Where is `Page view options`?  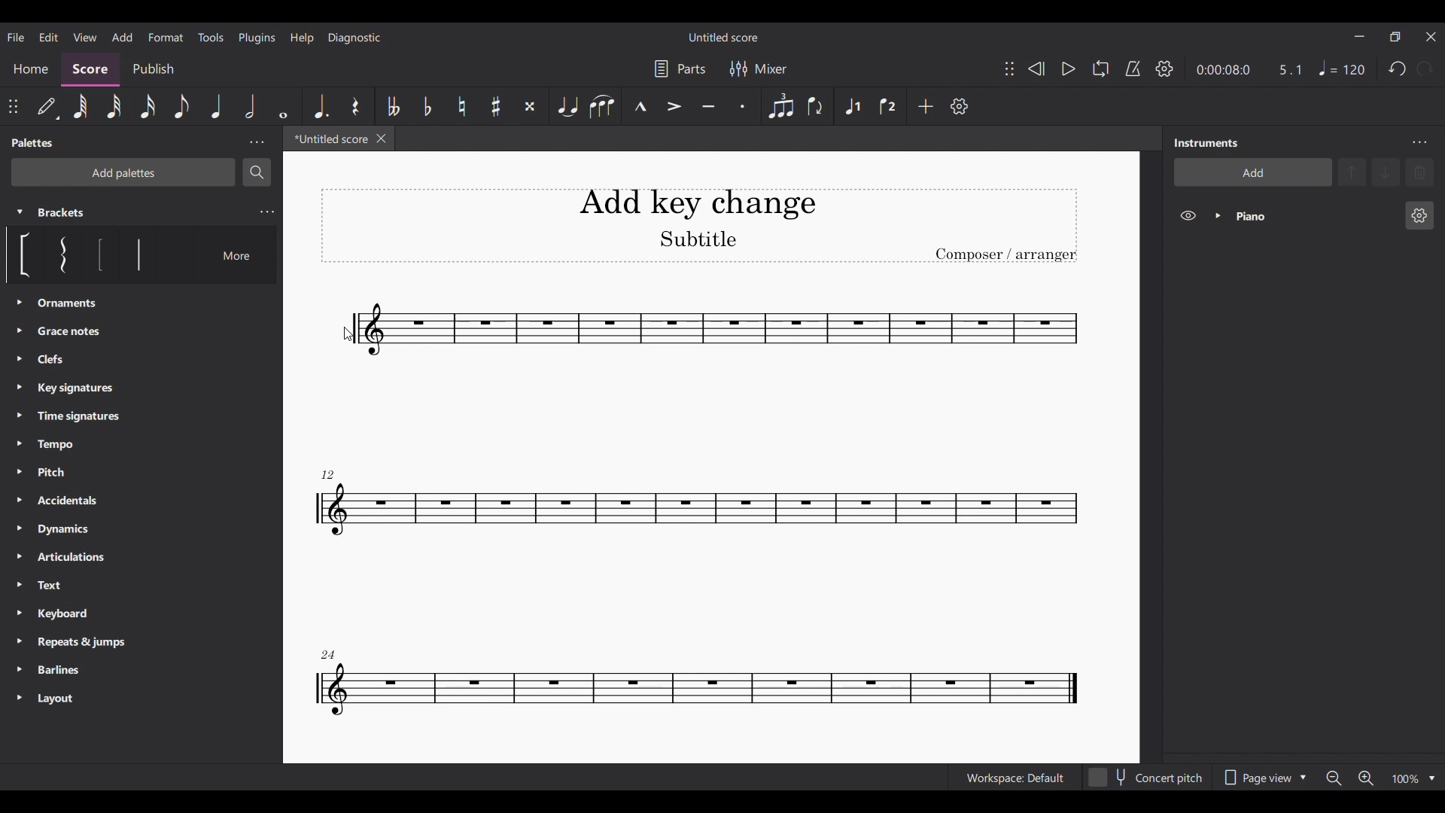
Page view options is located at coordinates (1264, 778).